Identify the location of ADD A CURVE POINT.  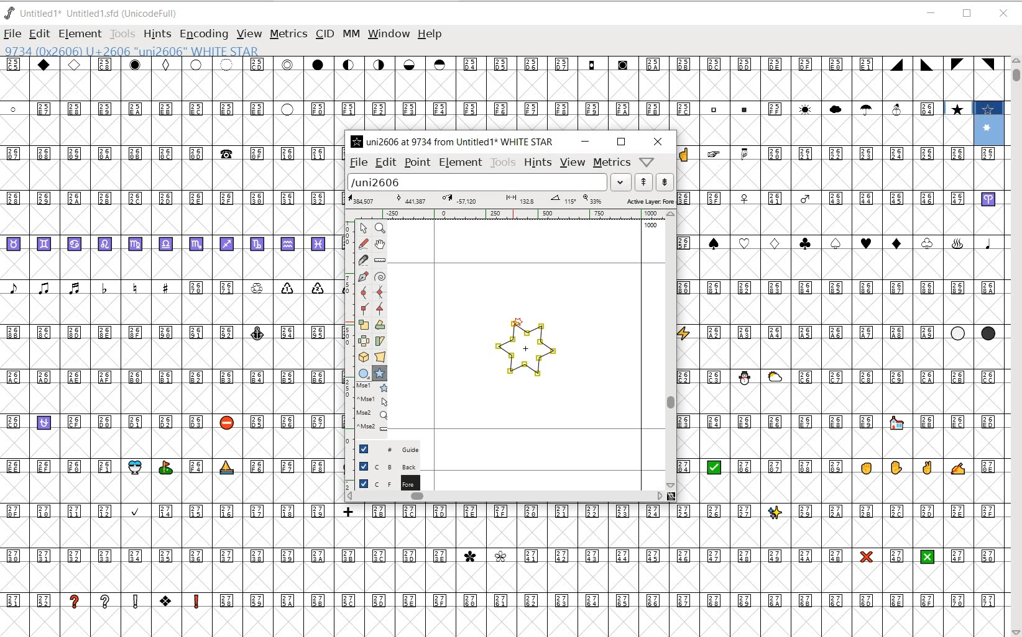
(366, 292).